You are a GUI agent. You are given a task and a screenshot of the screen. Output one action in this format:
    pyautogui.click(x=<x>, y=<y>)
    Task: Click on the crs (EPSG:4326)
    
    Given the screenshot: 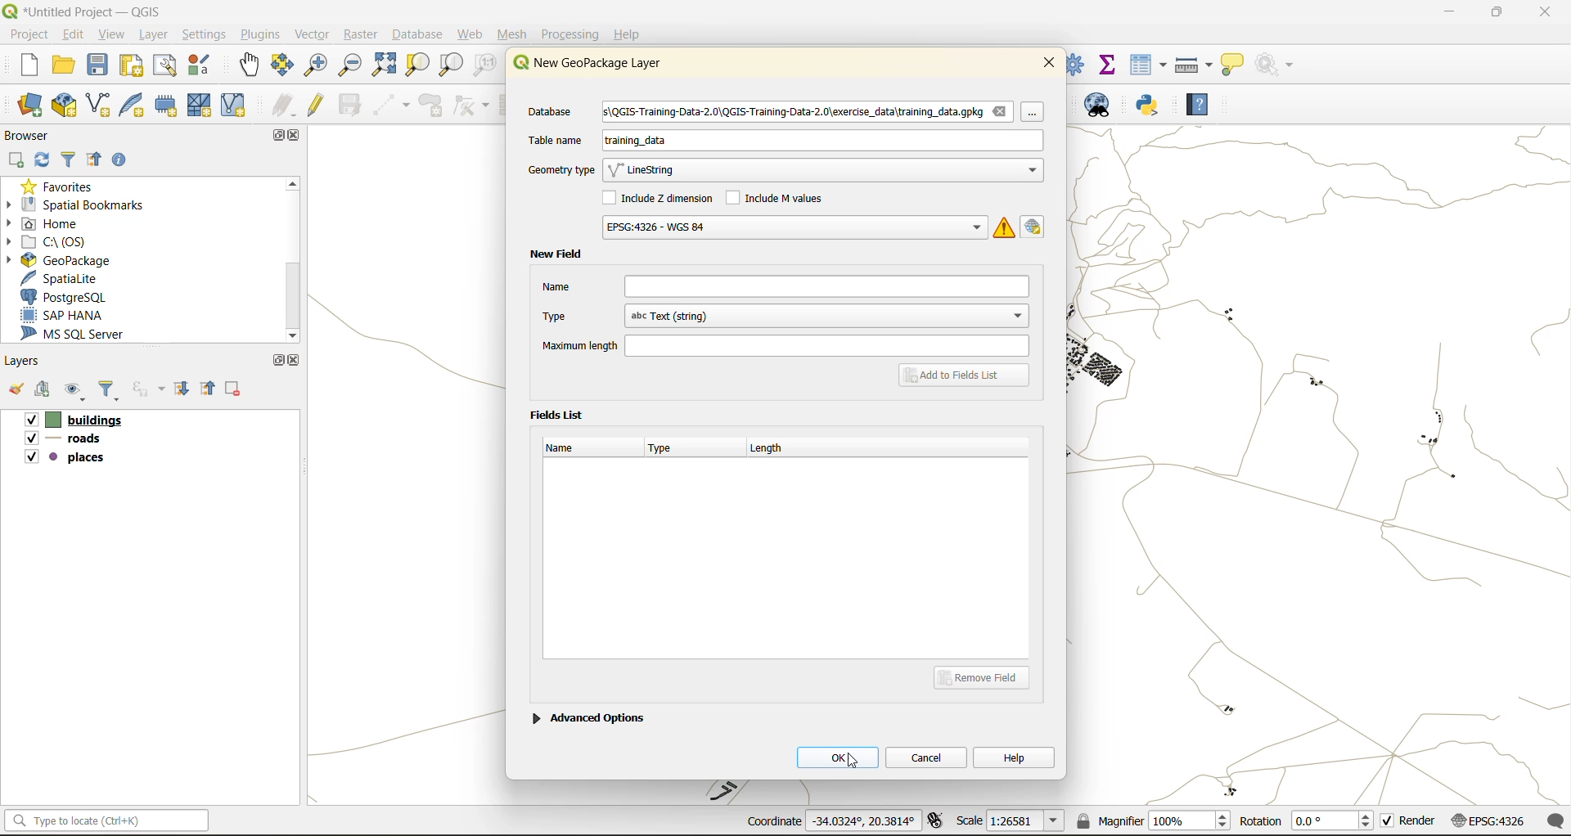 What is the action you would take?
    pyautogui.click(x=1492, y=821)
    